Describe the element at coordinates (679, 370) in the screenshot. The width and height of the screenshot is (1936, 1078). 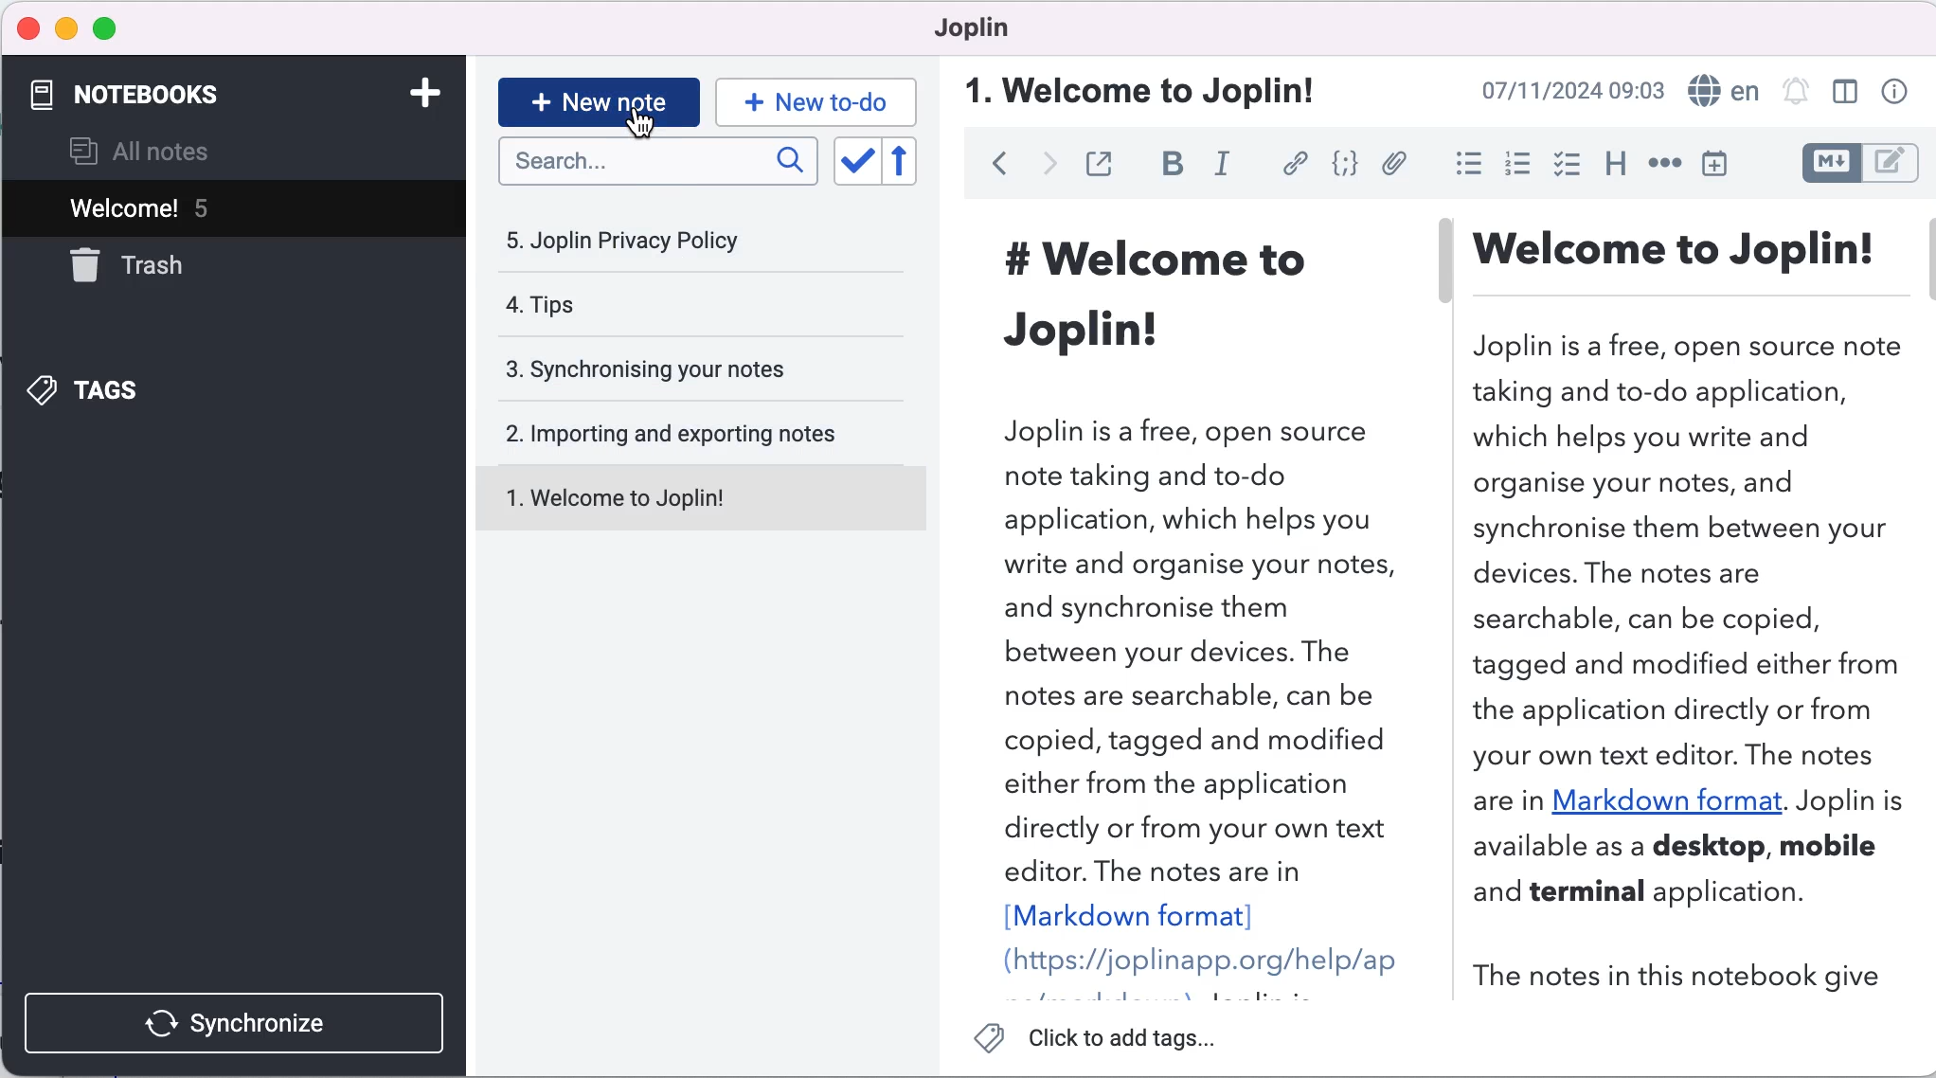
I see `synchronising your notes` at that location.